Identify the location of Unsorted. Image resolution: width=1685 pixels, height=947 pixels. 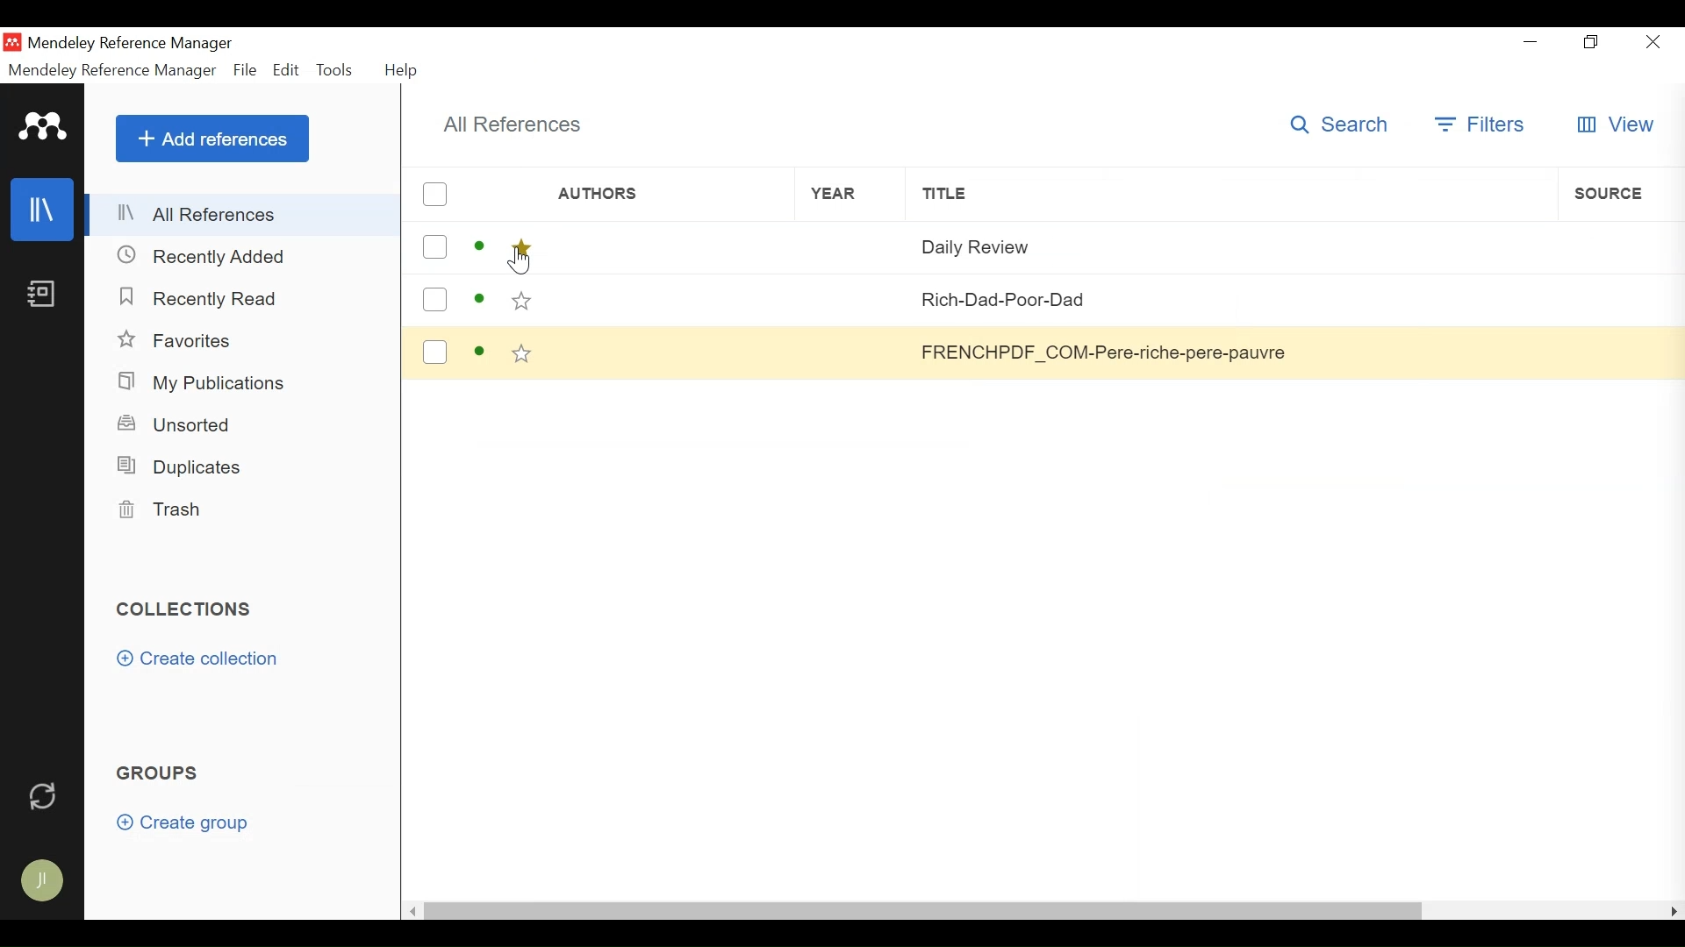
(180, 424).